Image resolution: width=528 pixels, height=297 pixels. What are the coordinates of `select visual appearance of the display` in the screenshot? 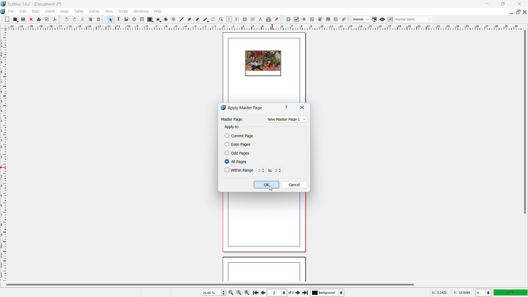 It's located at (414, 19).